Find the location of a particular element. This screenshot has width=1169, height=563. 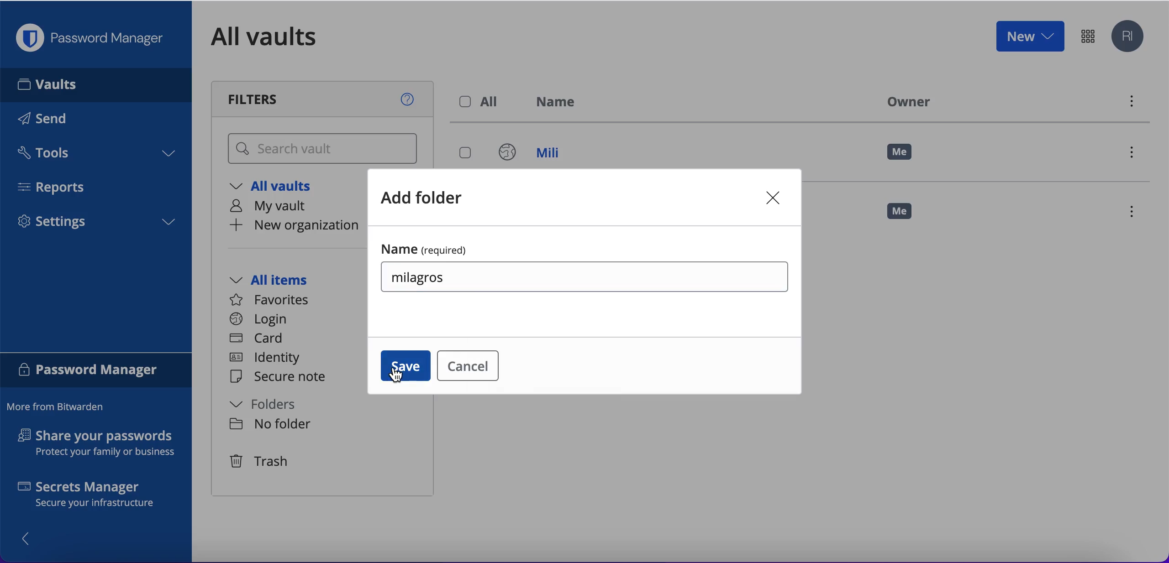

all is located at coordinates (481, 102).